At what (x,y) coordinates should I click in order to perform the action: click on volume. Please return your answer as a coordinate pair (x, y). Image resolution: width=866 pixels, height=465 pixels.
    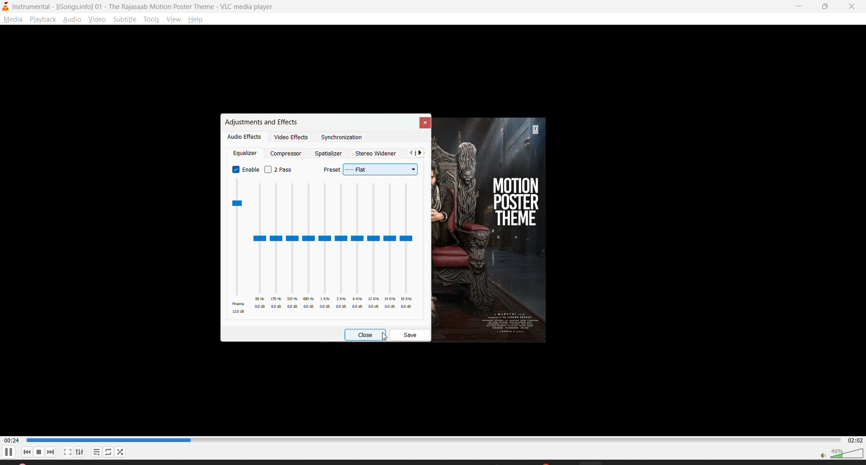
    Looking at the image, I should click on (841, 452).